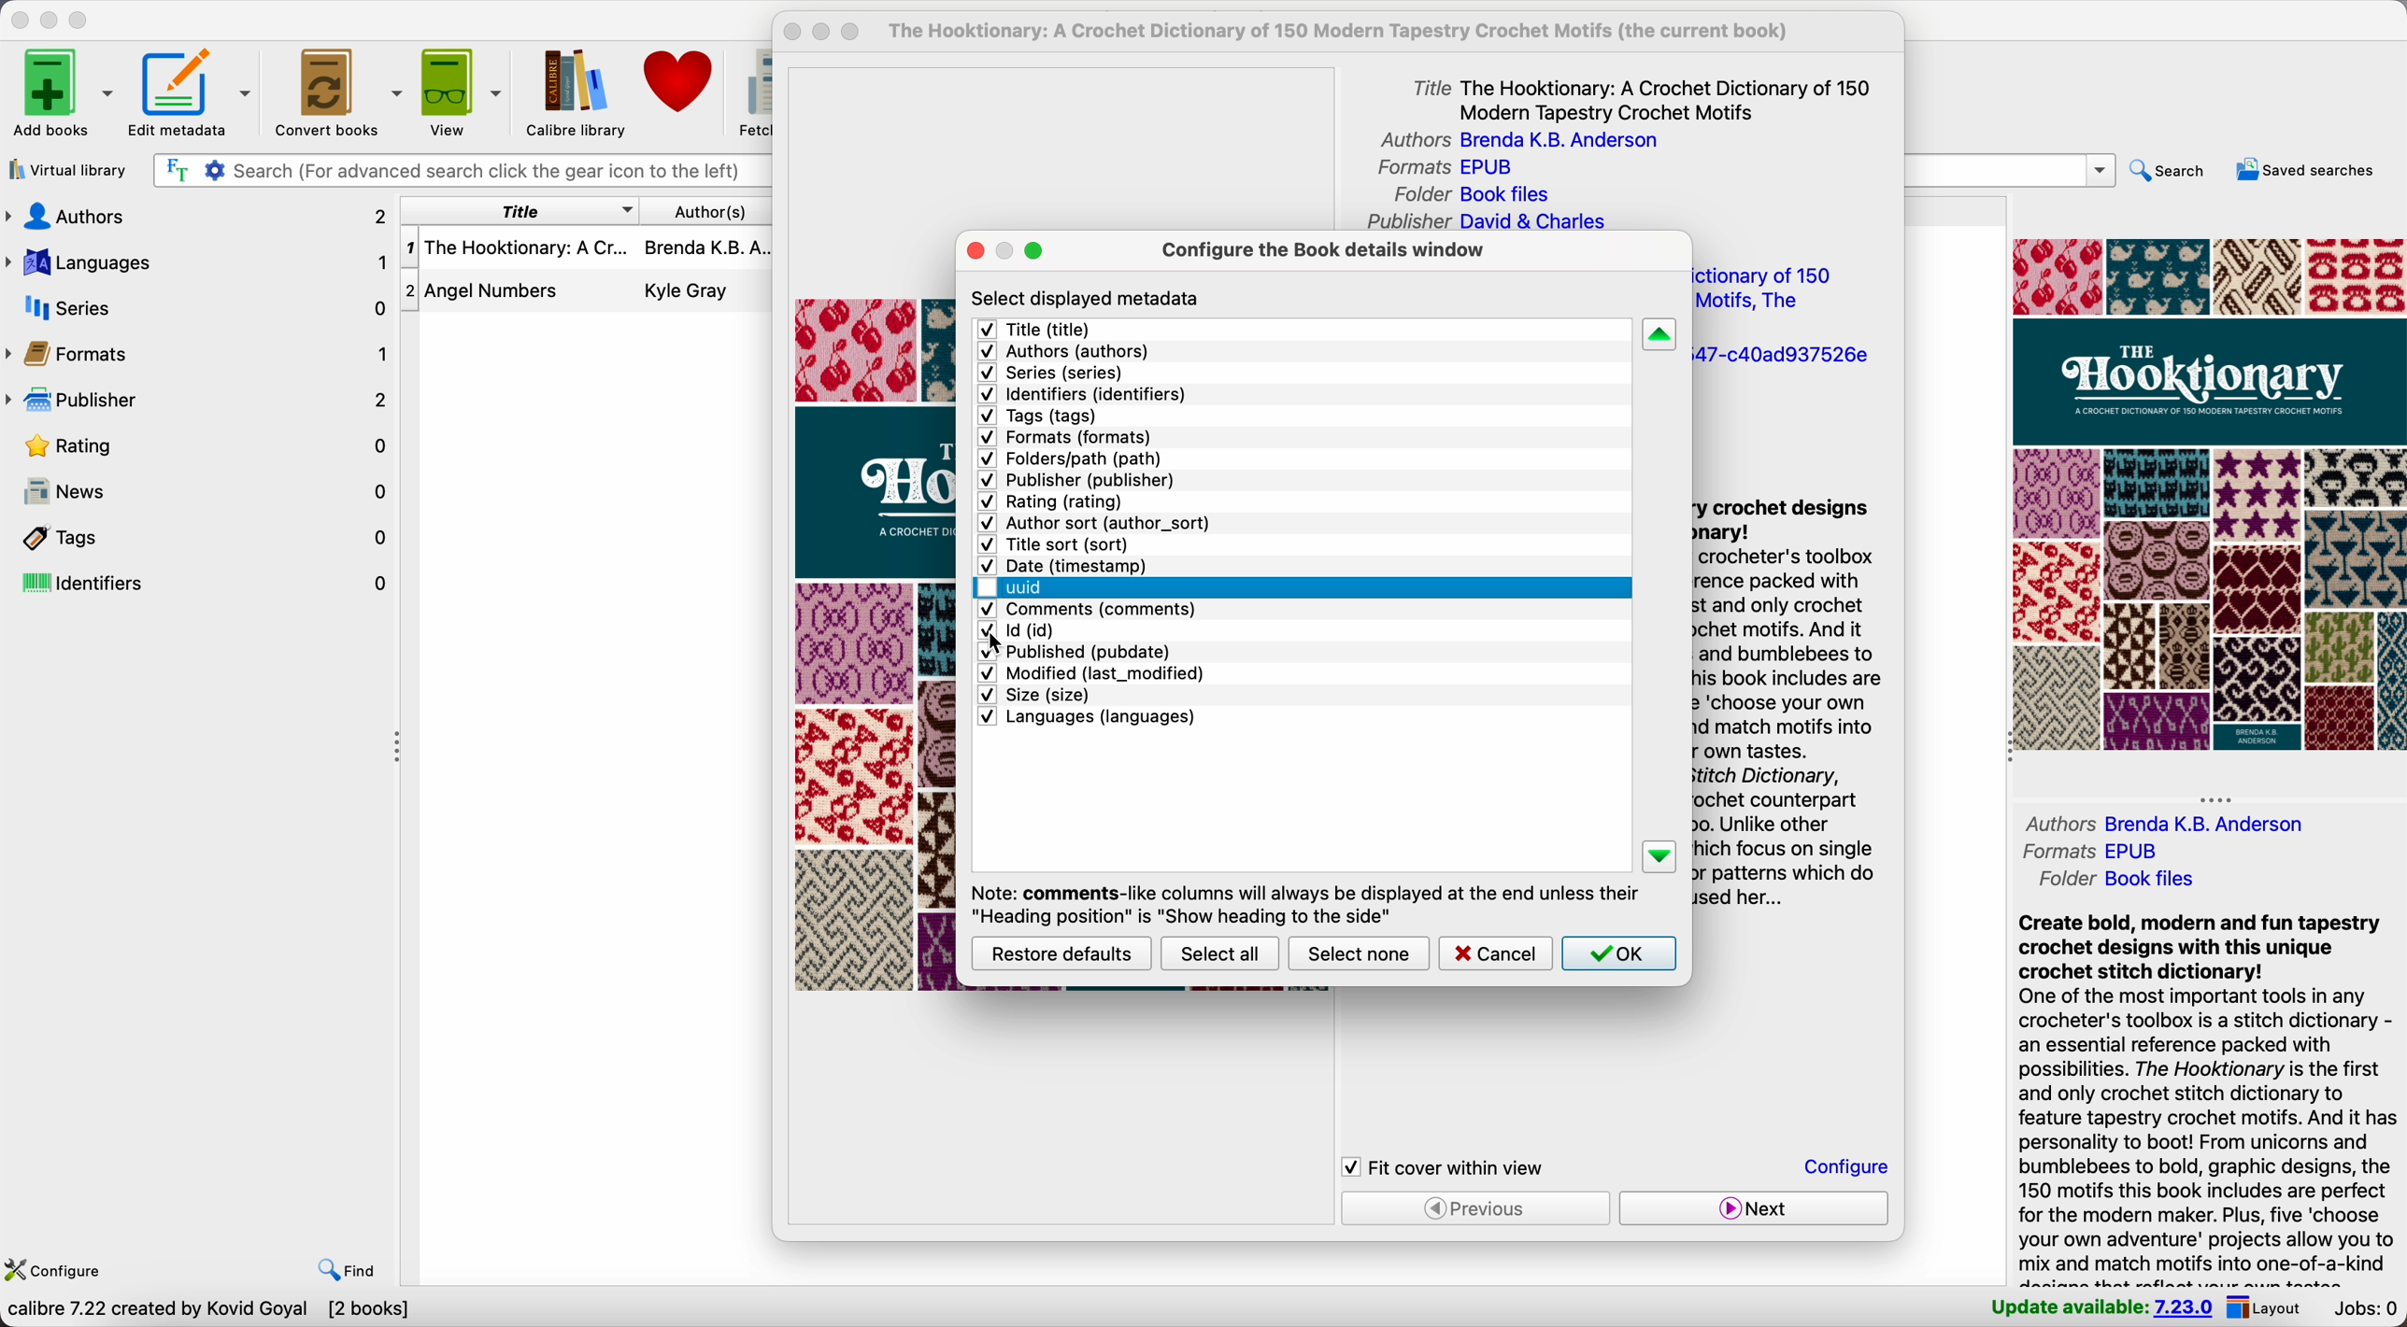 Image resolution: width=2407 pixels, height=1327 pixels. What do you see at coordinates (2012, 170) in the screenshot?
I see `search bar` at bounding box center [2012, 170].